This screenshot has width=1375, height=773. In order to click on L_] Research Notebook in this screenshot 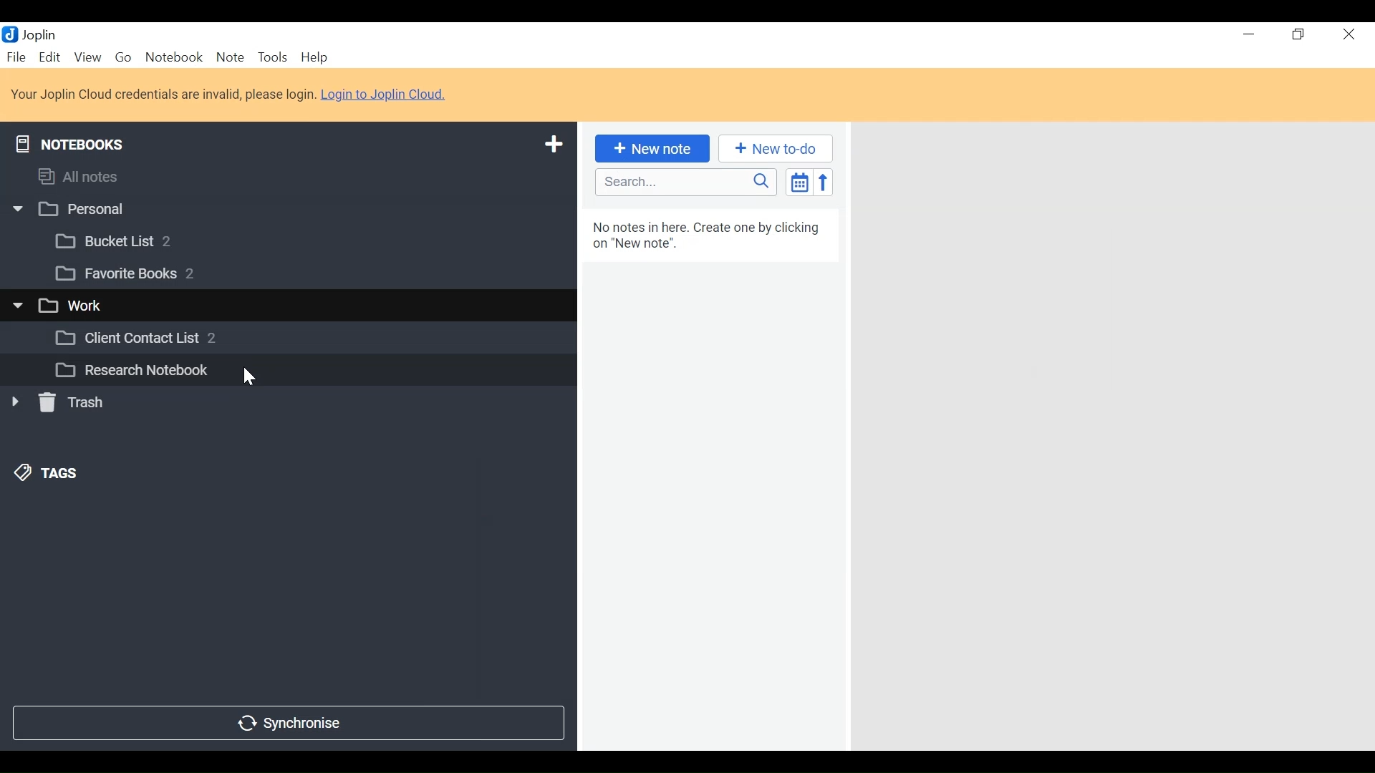, I will do `click(130, 371)`.